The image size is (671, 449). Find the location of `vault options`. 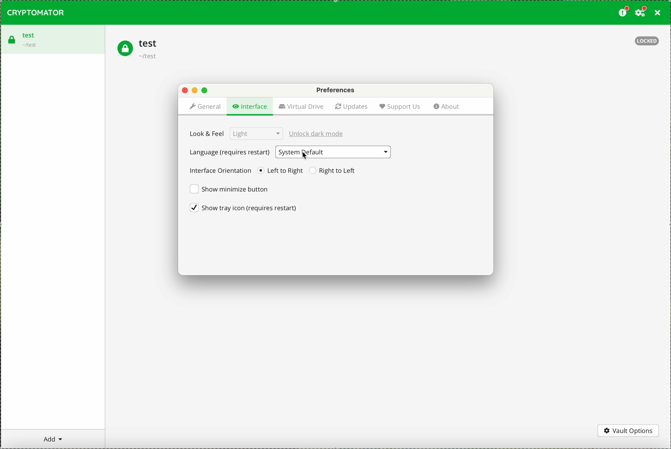

vault options is located at coordinates (630, 430).